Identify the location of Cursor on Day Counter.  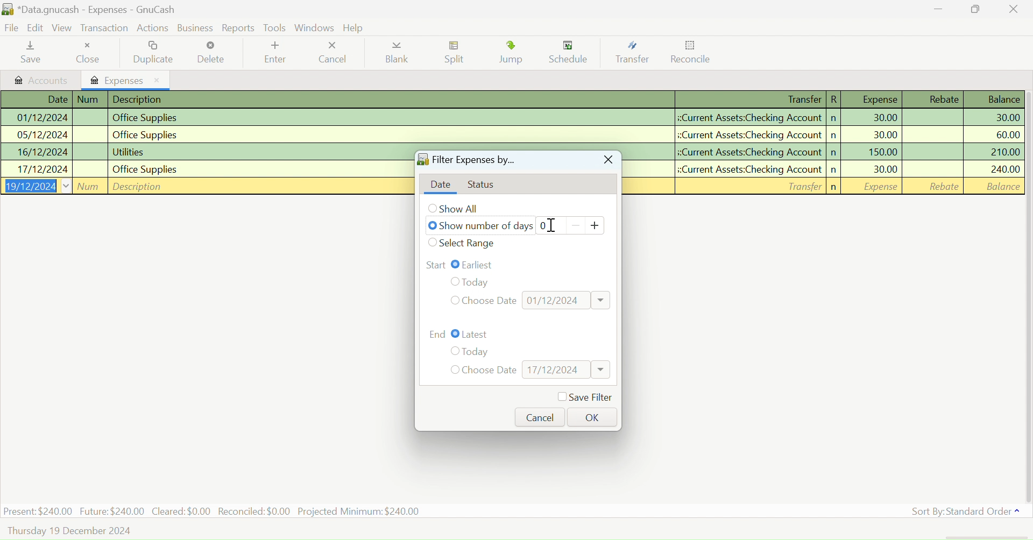
(551, 226).